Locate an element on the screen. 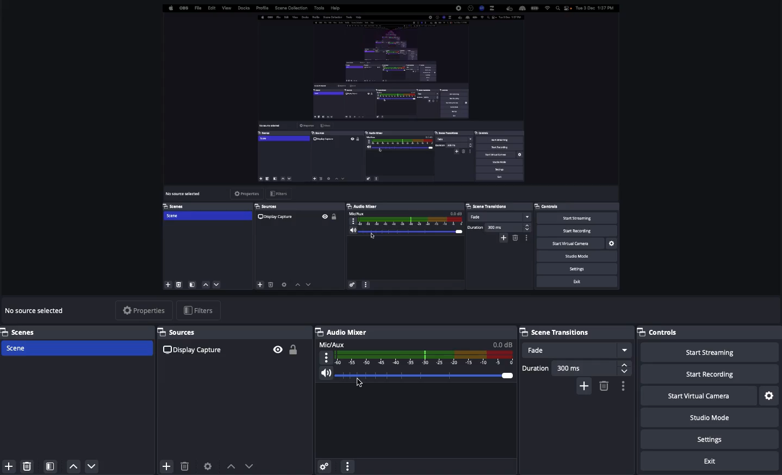 The height and width of the screenshot is (475, 782). Settings / options is located at coordinates (624, 386).